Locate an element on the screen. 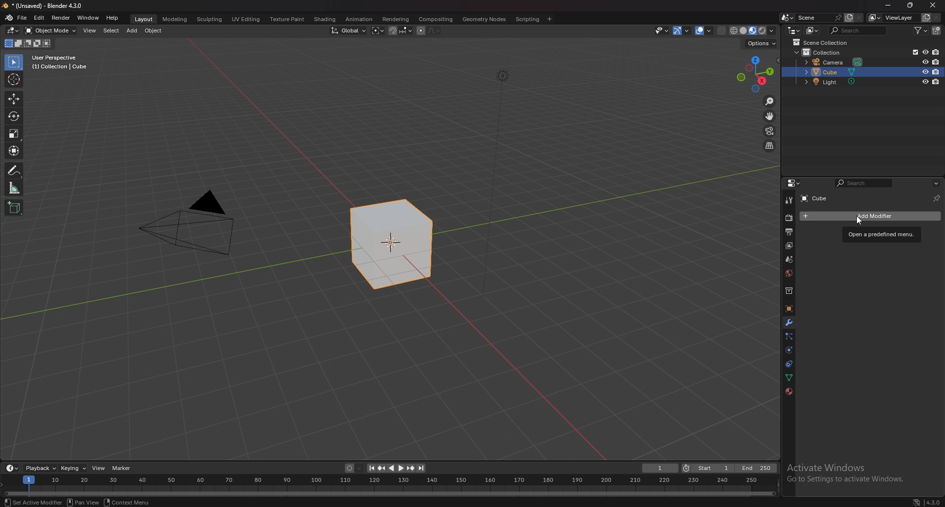  play animation is located at coordinates (397, 468).